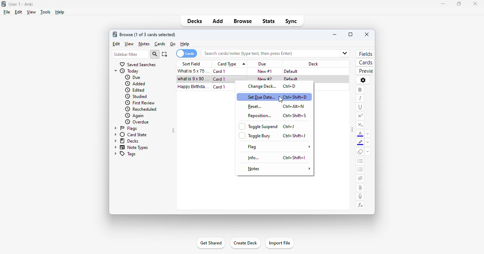 This screenshot has width=484, height=254. Describe the element at coordinates (268, 53) in the screenshot. I see `search bar` at that location.